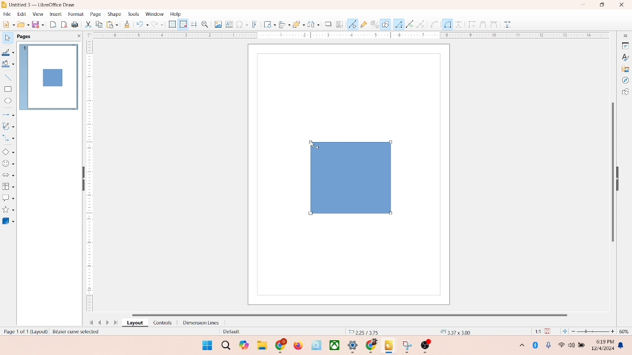 This screenshot has height=355, width=632. I want to click on undo, so click(142, 25).